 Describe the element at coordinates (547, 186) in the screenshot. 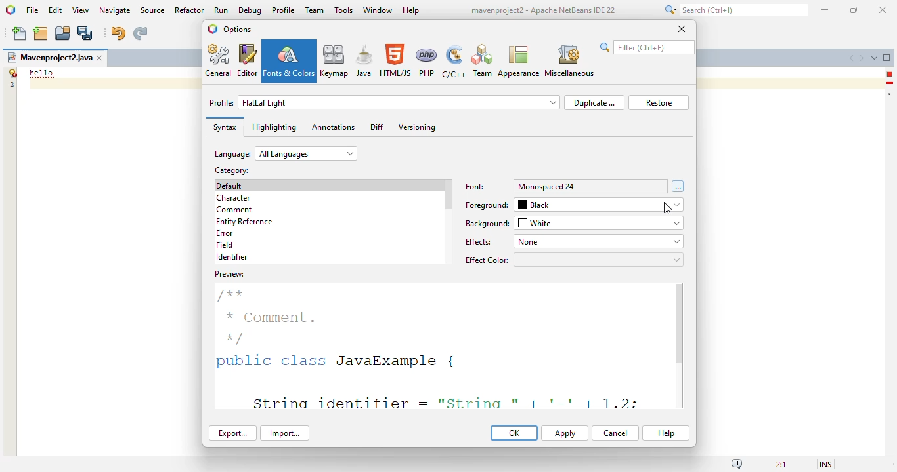

I see `Monospaced 24` at that location.